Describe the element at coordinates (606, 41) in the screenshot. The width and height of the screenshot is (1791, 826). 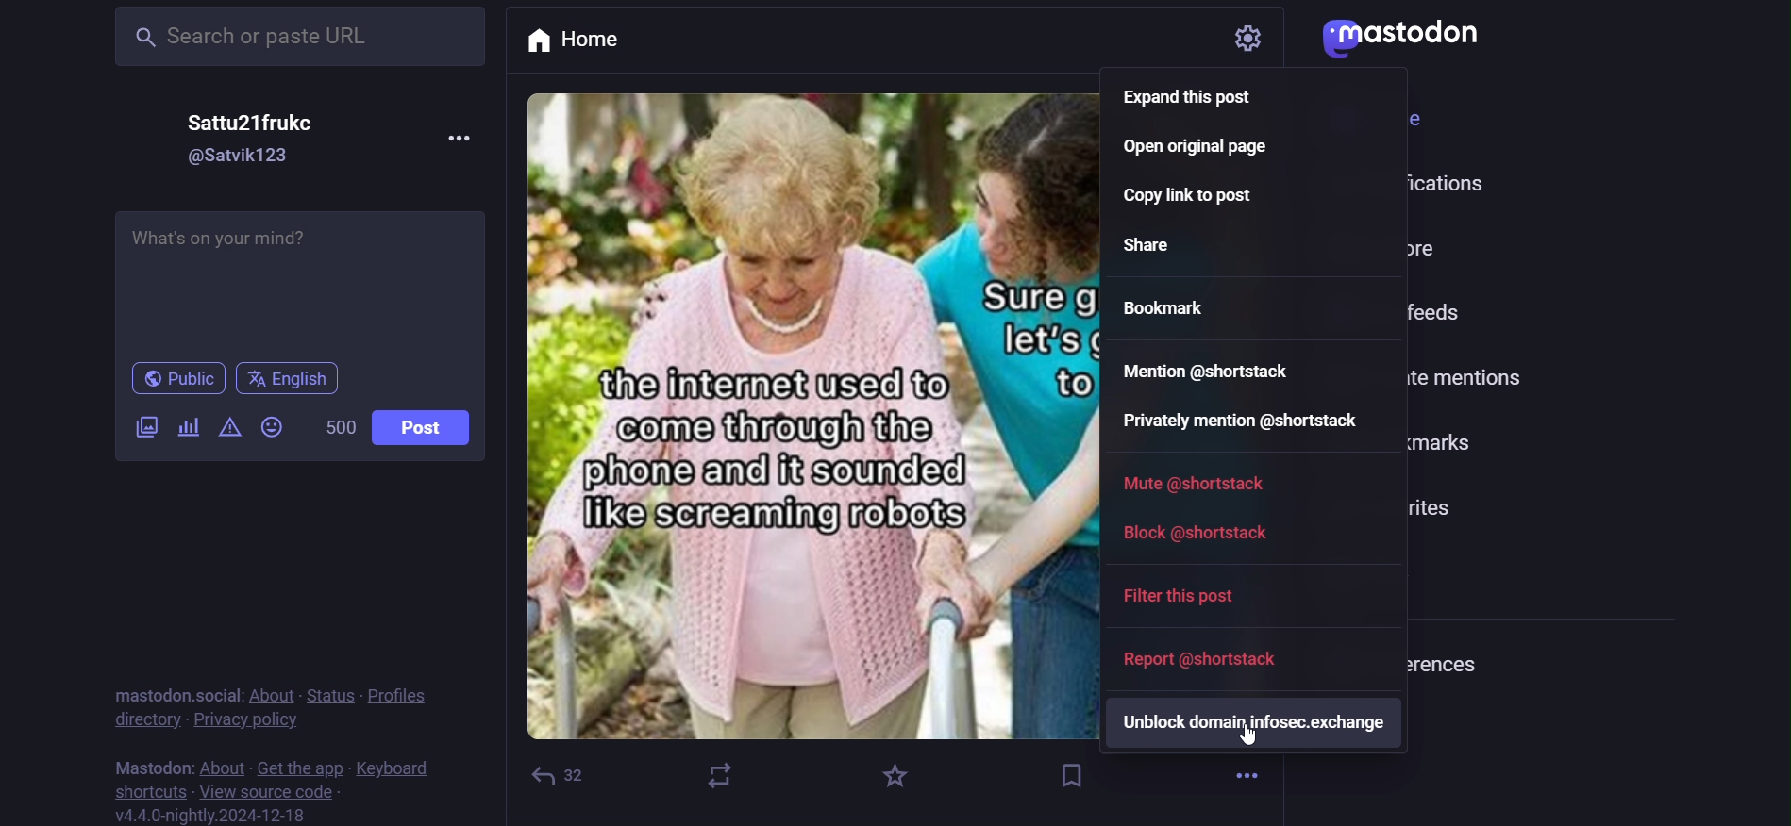
I see `home` at that location.